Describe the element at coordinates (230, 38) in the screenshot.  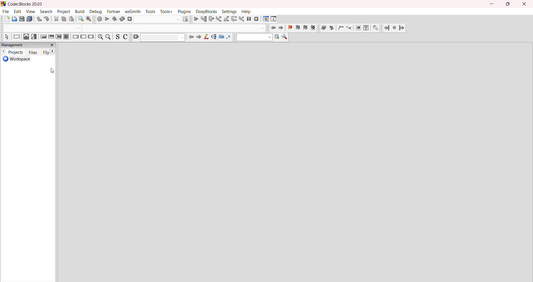
I see `use regex` at that location.